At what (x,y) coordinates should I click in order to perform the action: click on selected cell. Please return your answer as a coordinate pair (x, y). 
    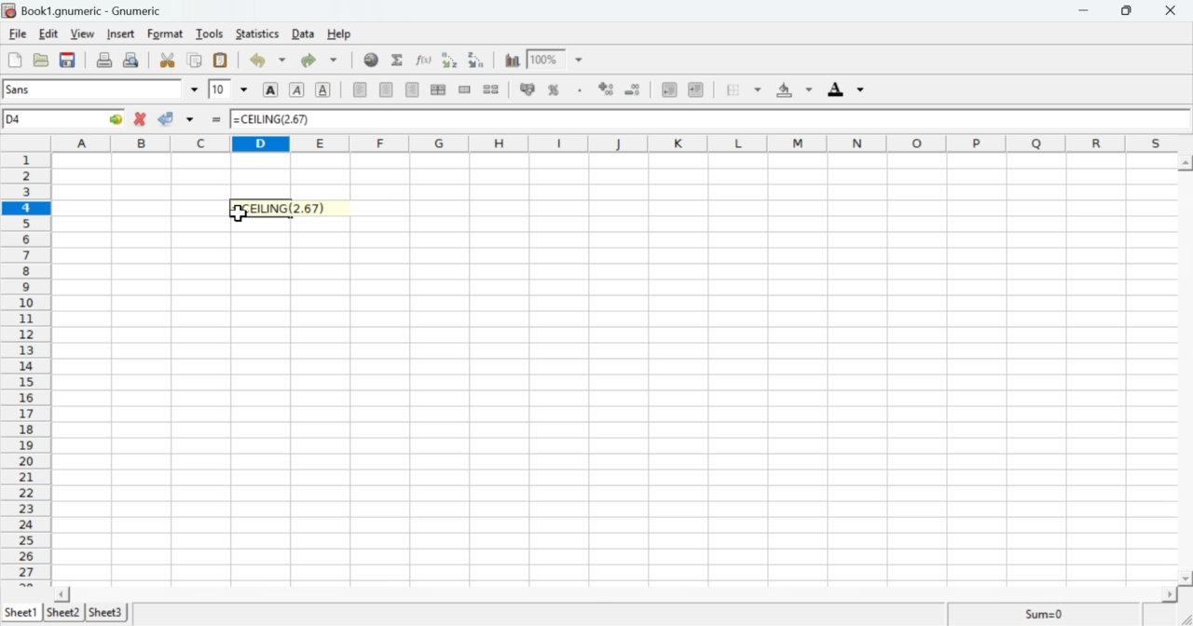
    Looking at the image, I should click on (283, 209).